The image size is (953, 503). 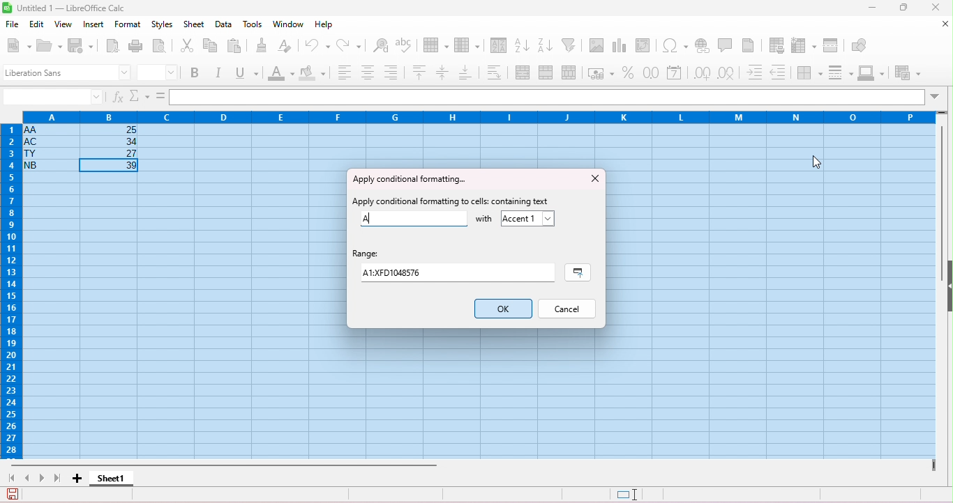 What do you see at coordinates (947, 285) in the screenshot?
I see `hide` at bounding box center [947, 285].